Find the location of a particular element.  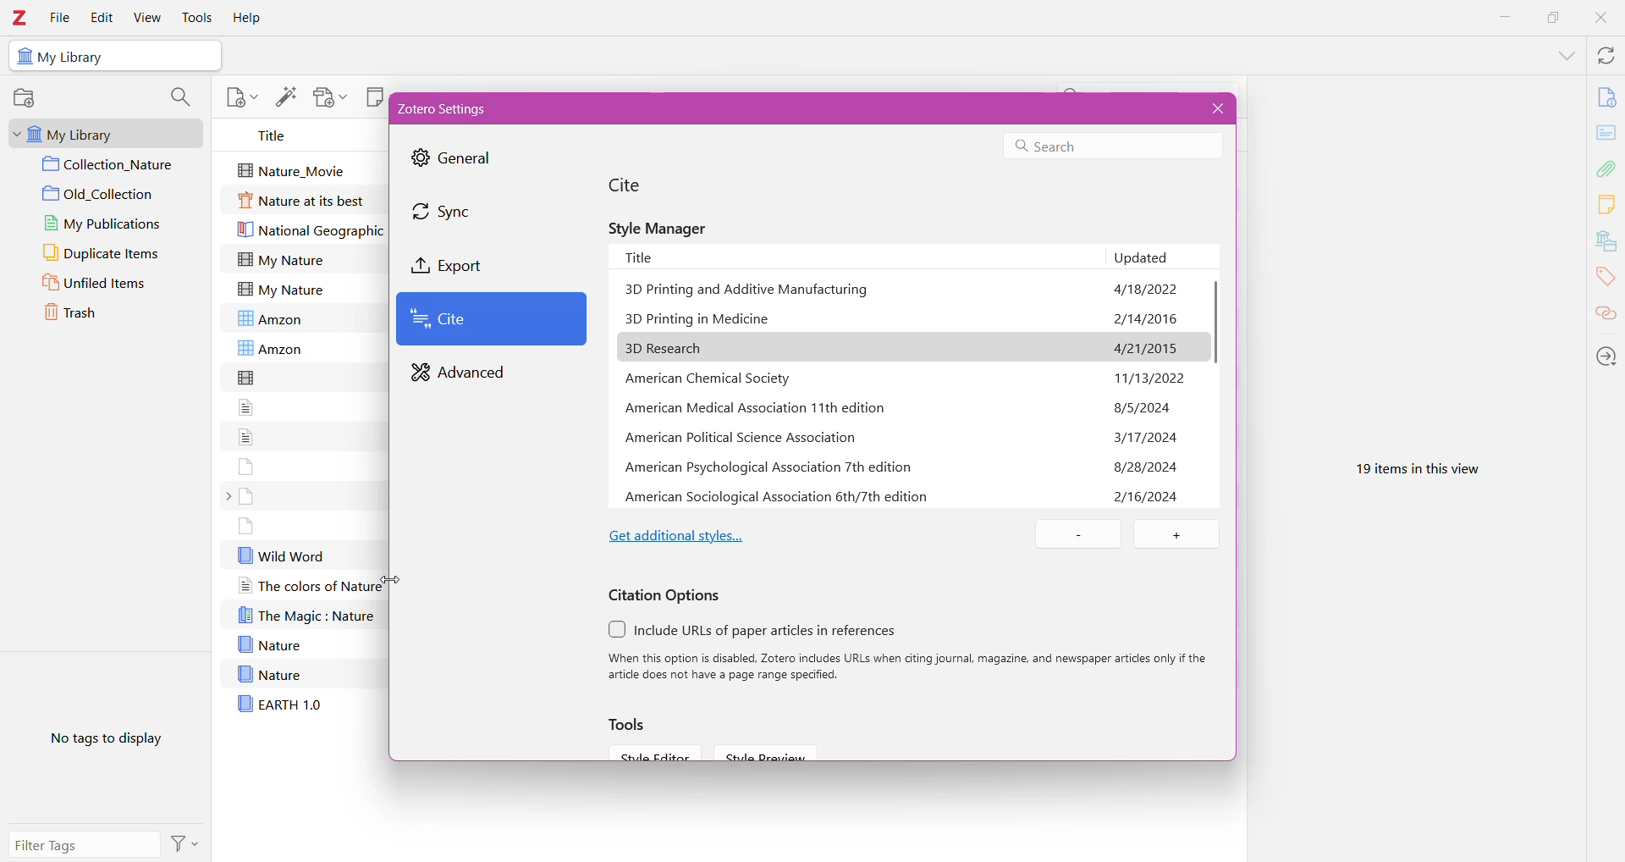

file without title is located at coordinates (247, 526).